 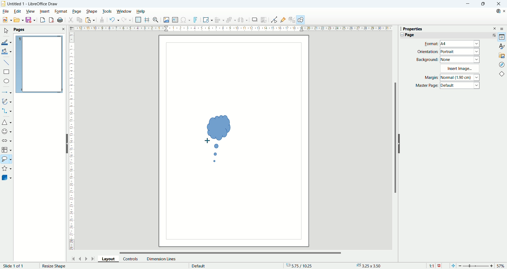 What do you see at coordinates (481, 265) in the screenshot?
I see `zoom factor` at bounding box center [481, 265].